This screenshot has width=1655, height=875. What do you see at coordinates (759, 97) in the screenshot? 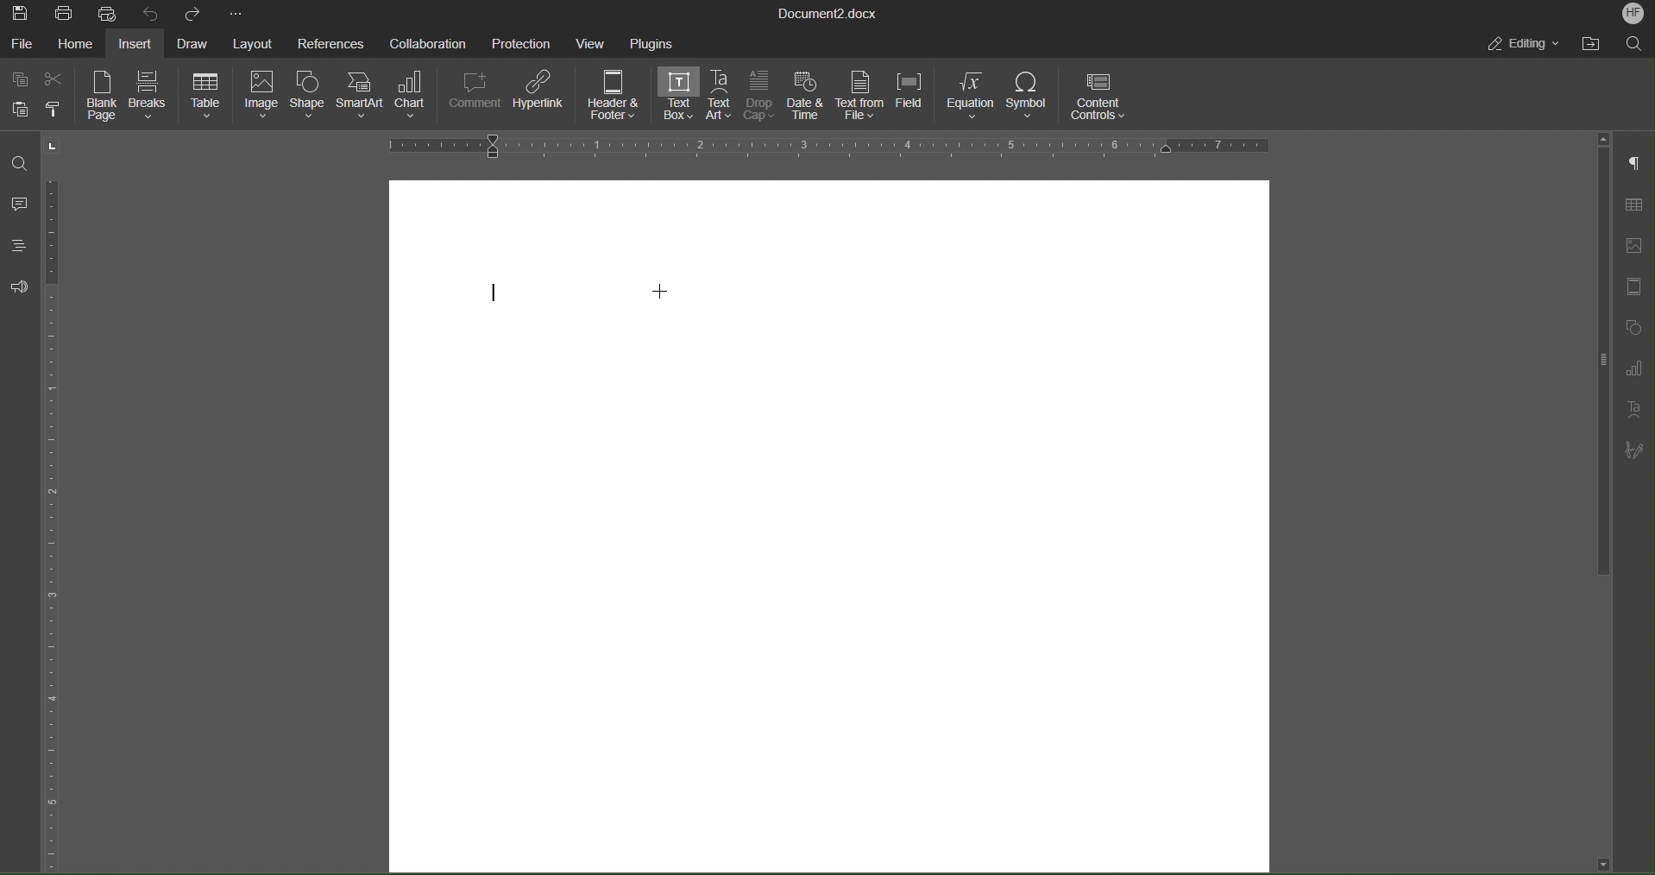
I see `Drop Cap` at bounding box center [759, 97].